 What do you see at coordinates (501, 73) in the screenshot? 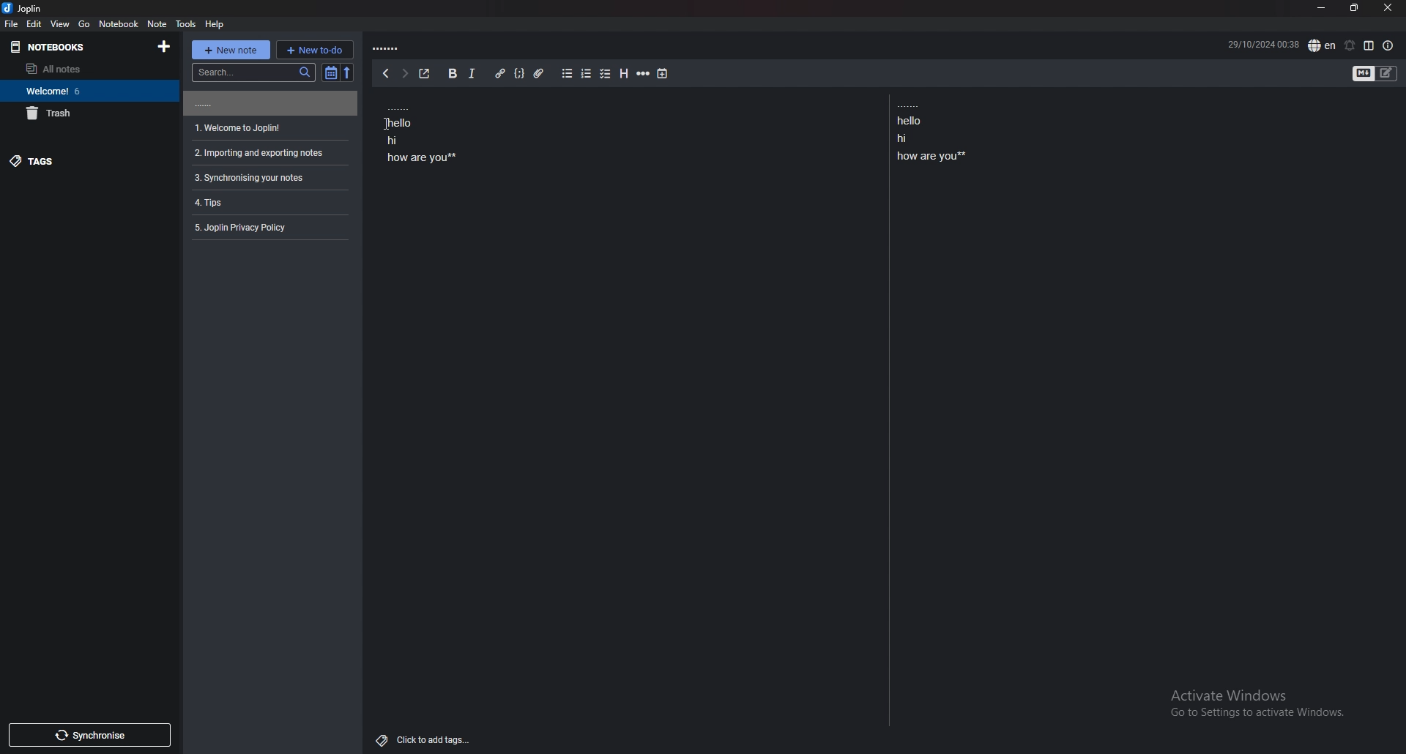
I see `add hyperlink` at bounding box center [501, 73].